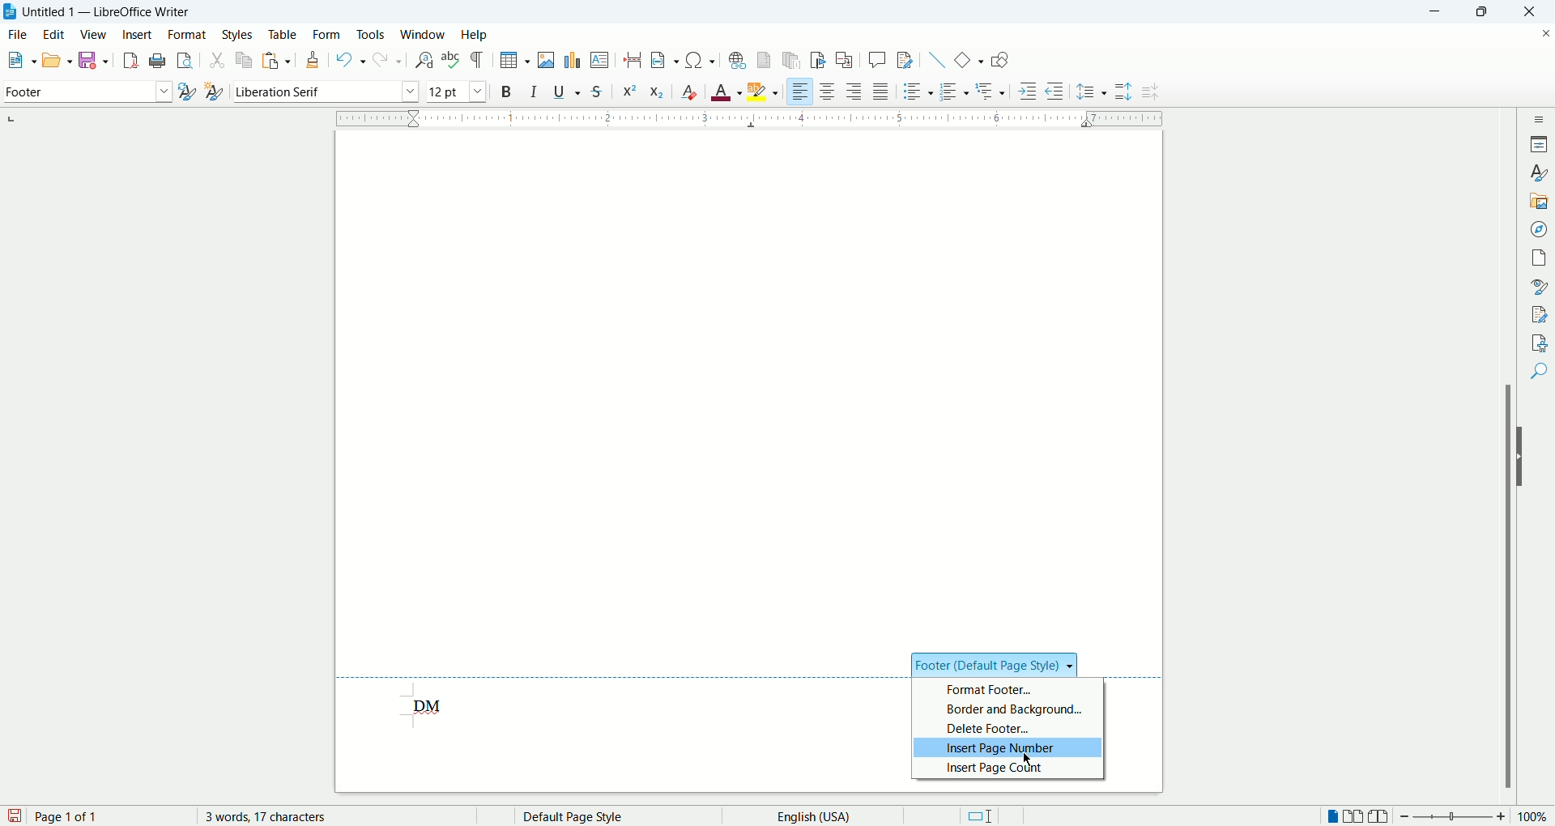  Describe the element at coordinates (373, 33) in the screenshot. I see `tools` at that location.